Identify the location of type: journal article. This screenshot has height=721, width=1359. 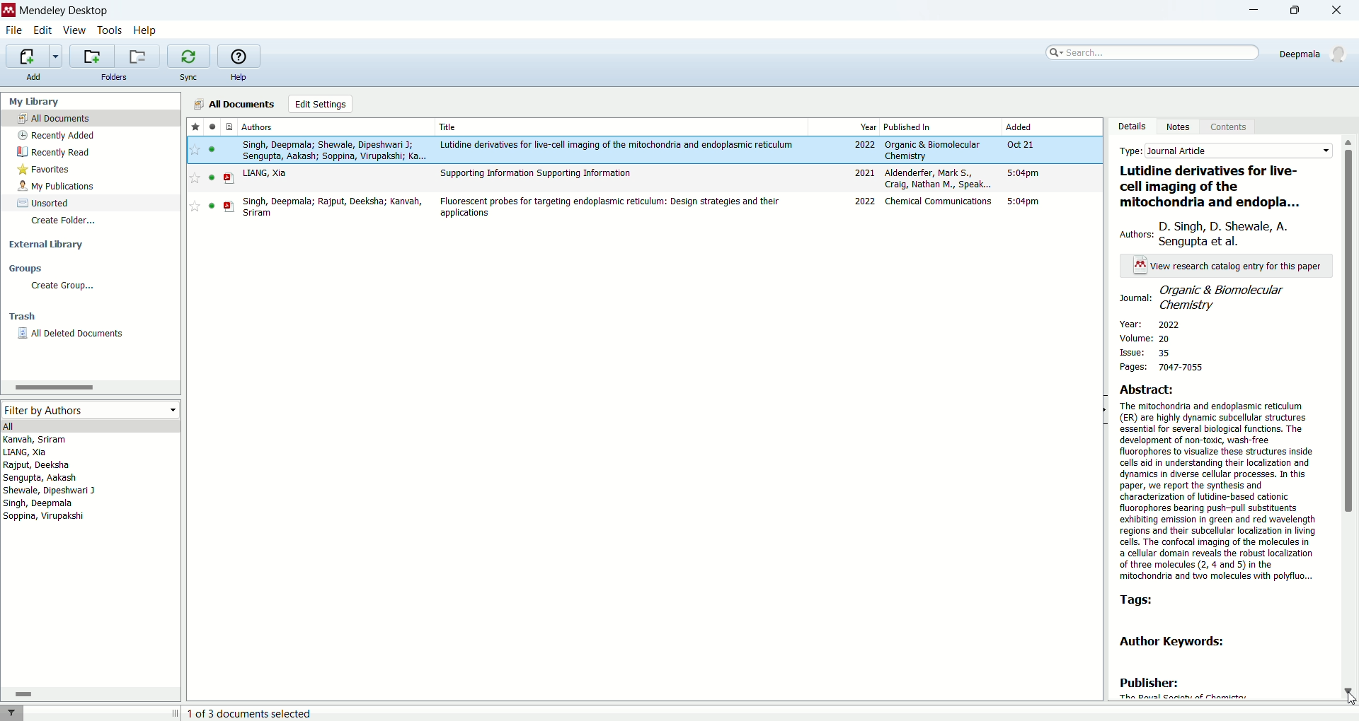
(1225, 149).